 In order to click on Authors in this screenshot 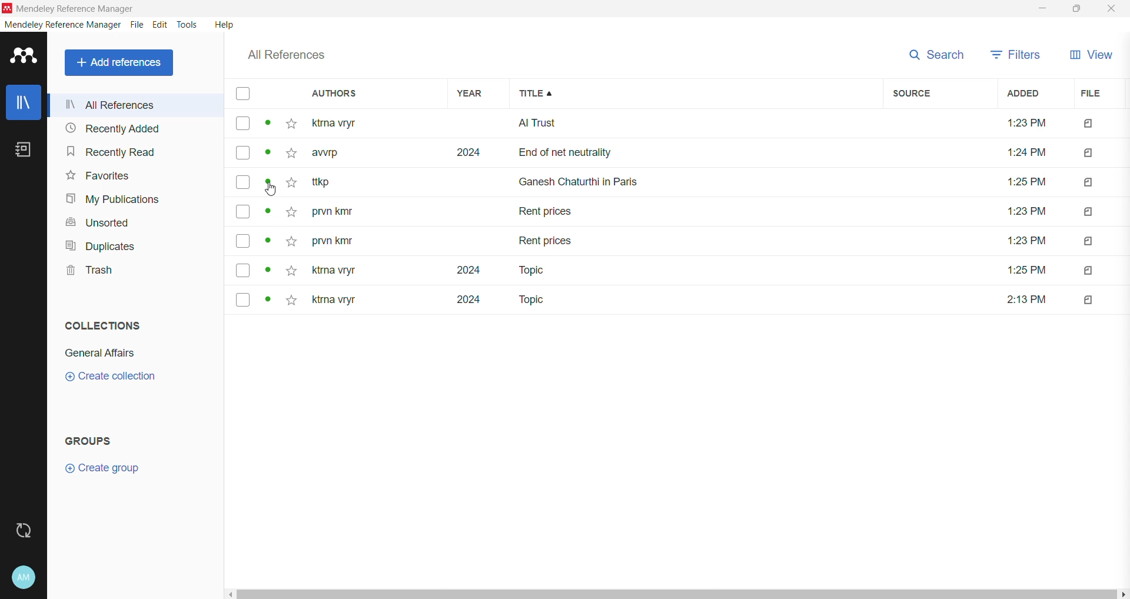, I will do `click(377, 94)`.